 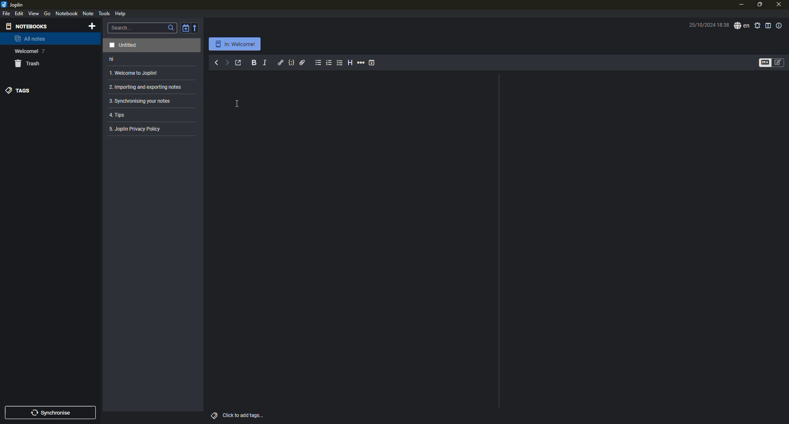 What do you see at coordinates (14, 4) in the screenshot?
I see `joplin` at bounding box center [14, 4].